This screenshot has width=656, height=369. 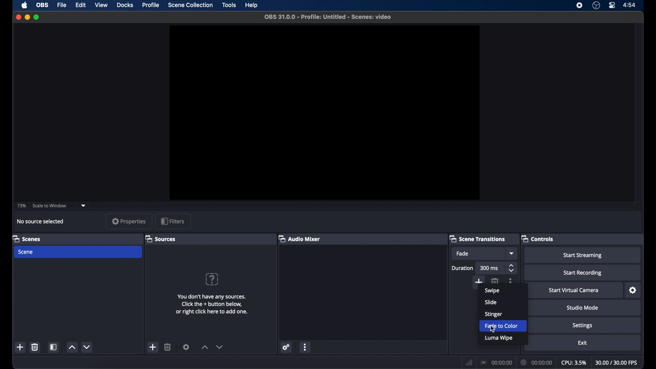 What do you see at coordinates (219, 347) in the screenshot?
I see `decrement` at bounding box center [219, 347].